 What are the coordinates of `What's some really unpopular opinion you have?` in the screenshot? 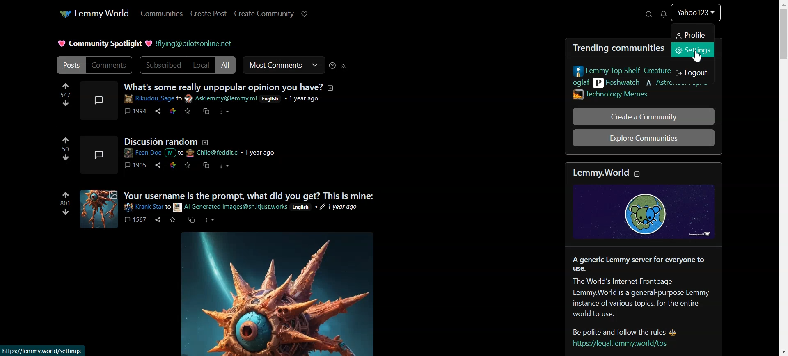 It's located at (196, 103).